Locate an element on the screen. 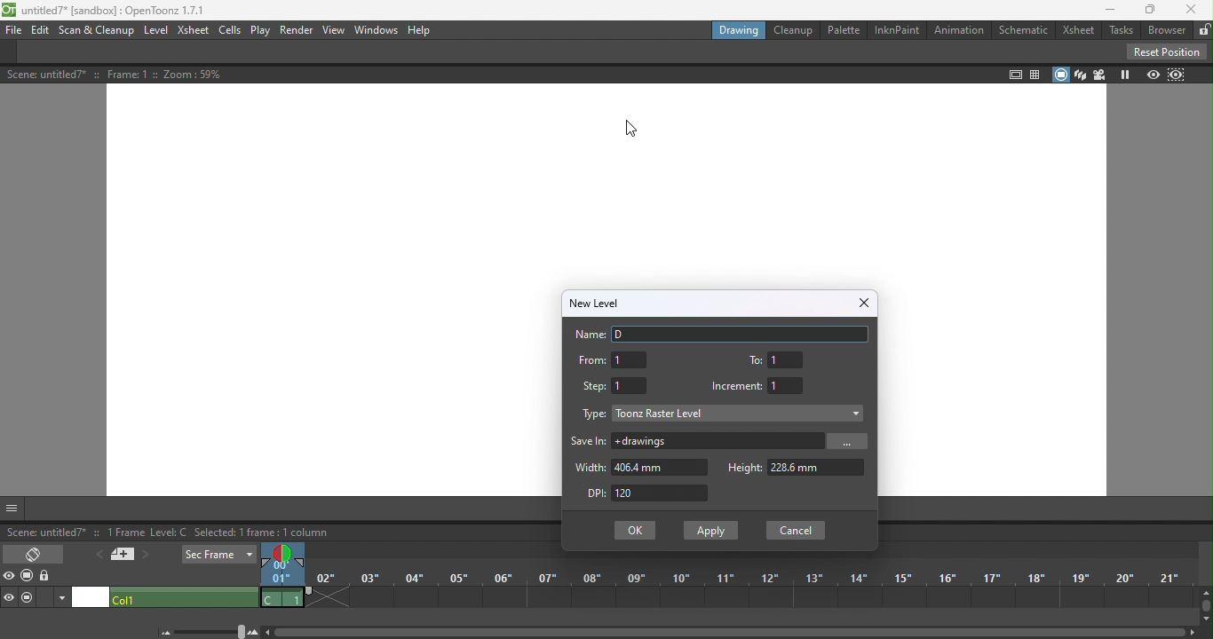  Click to select column is located at coordinates (183, 597).